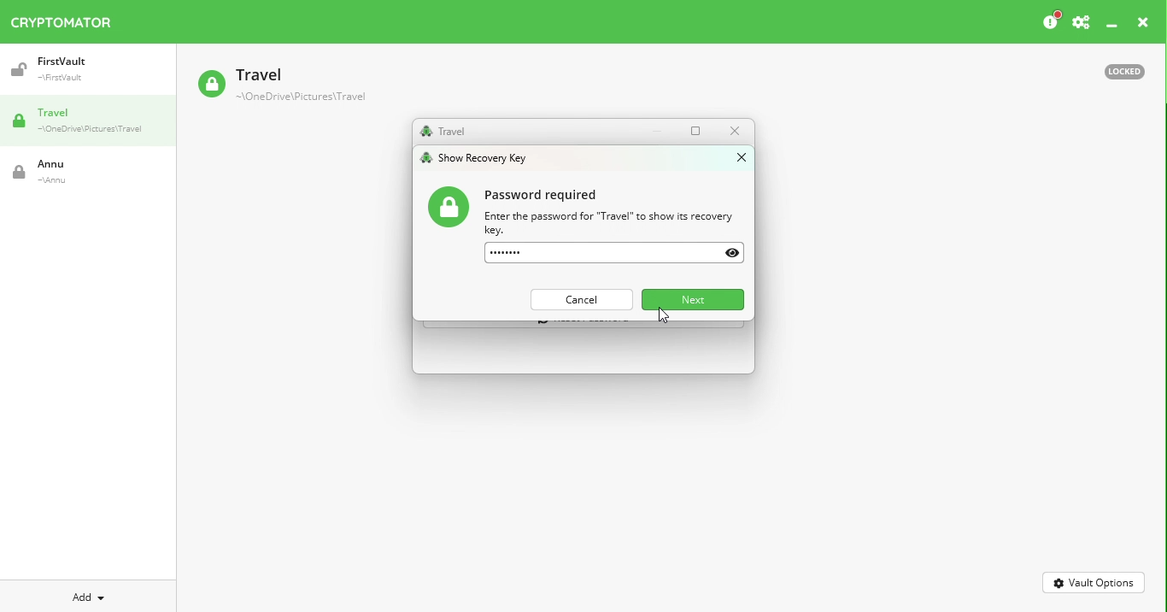  Describe the element at coordinates (79, 69) in the screenshot. I see `Vault` at that location.